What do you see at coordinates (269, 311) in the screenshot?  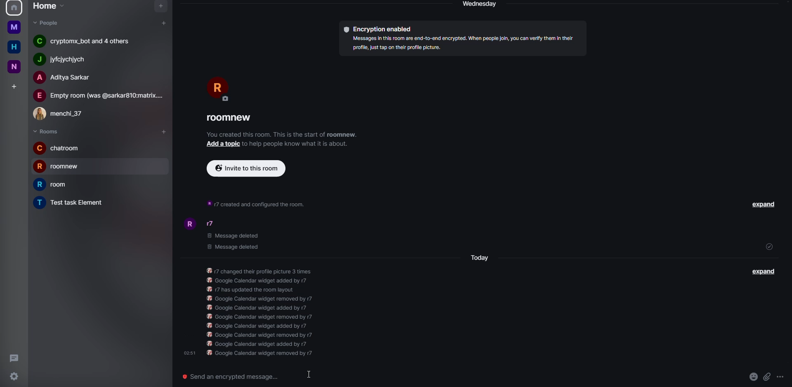 I see `info` at bounding box center [269, 311].